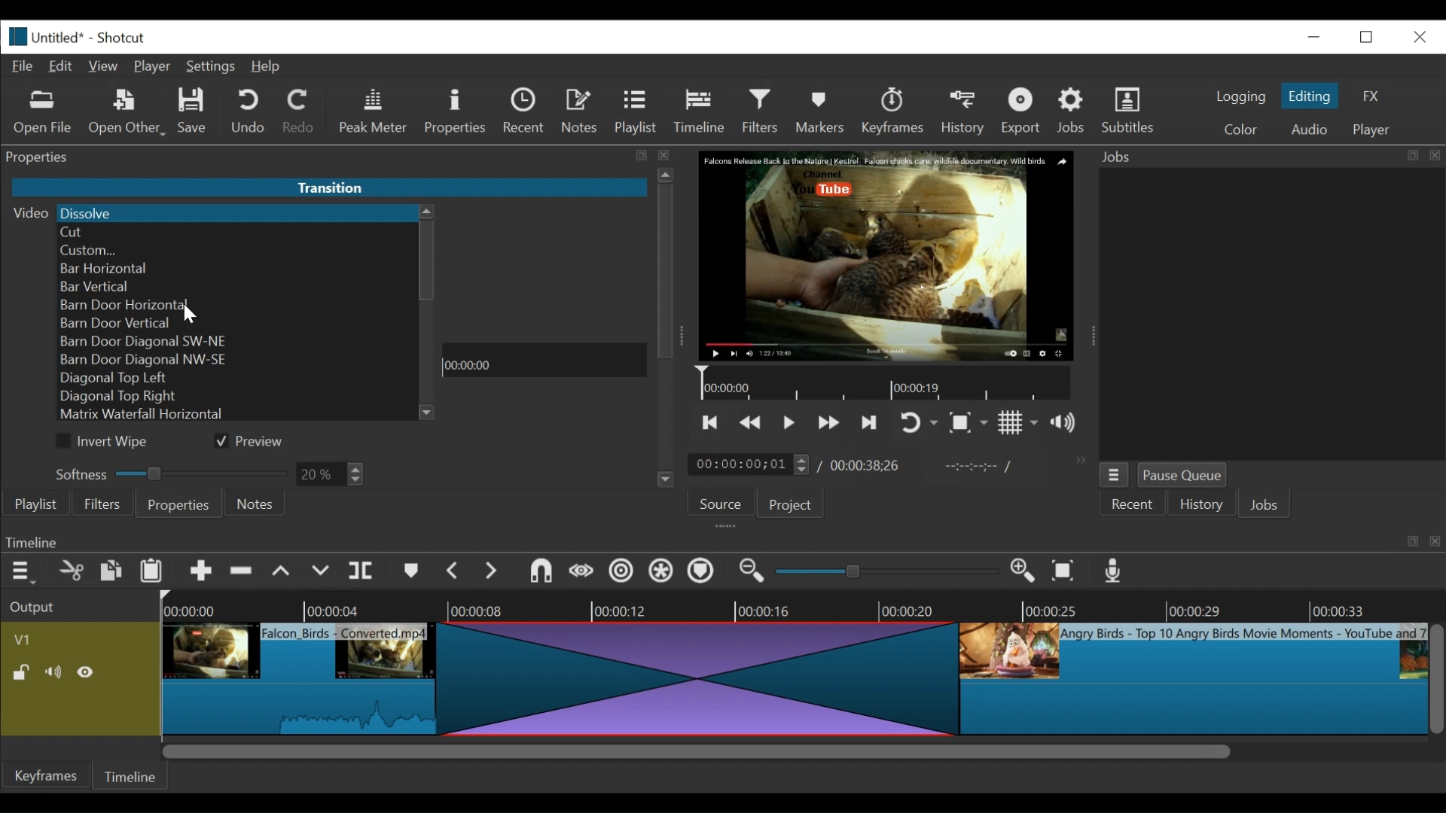  I want to click on Playlist, so click(636, 113).